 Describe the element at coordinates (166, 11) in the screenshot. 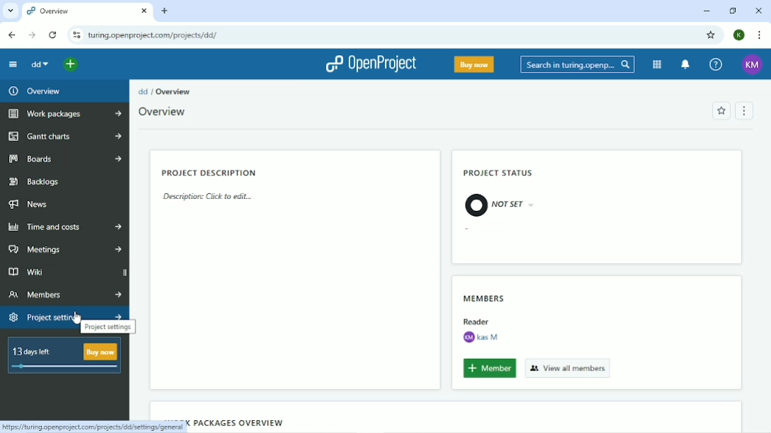

I see `New tab` at that location.